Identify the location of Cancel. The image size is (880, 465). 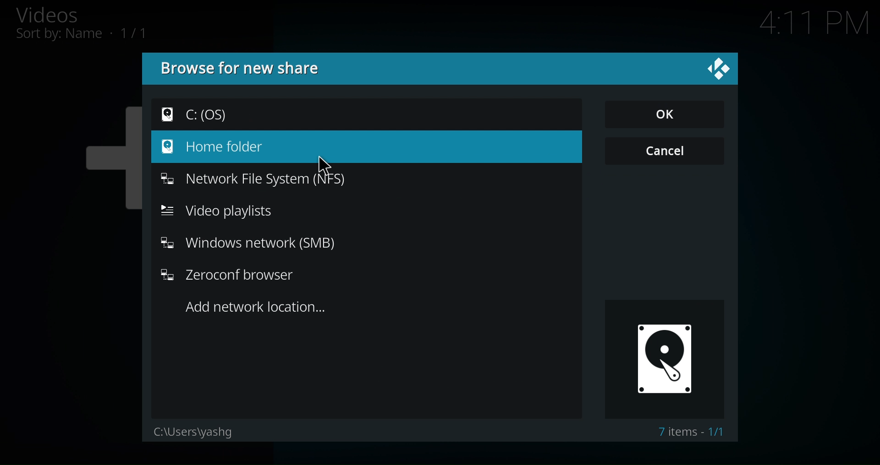
(665, 151).